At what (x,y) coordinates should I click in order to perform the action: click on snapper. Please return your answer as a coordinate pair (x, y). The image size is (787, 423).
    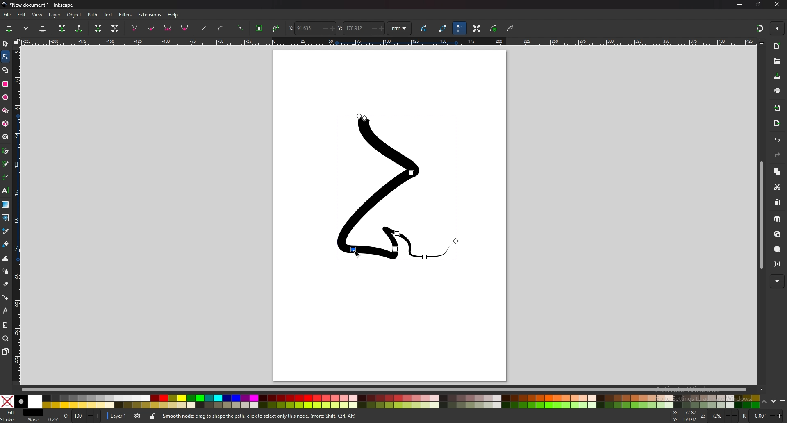
    Looking at the image, I should click on (760, 28).